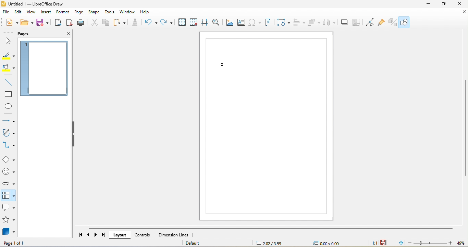  Describe the element at coordinates (430, 243) in the screenshot. I see `zoom` at that location.